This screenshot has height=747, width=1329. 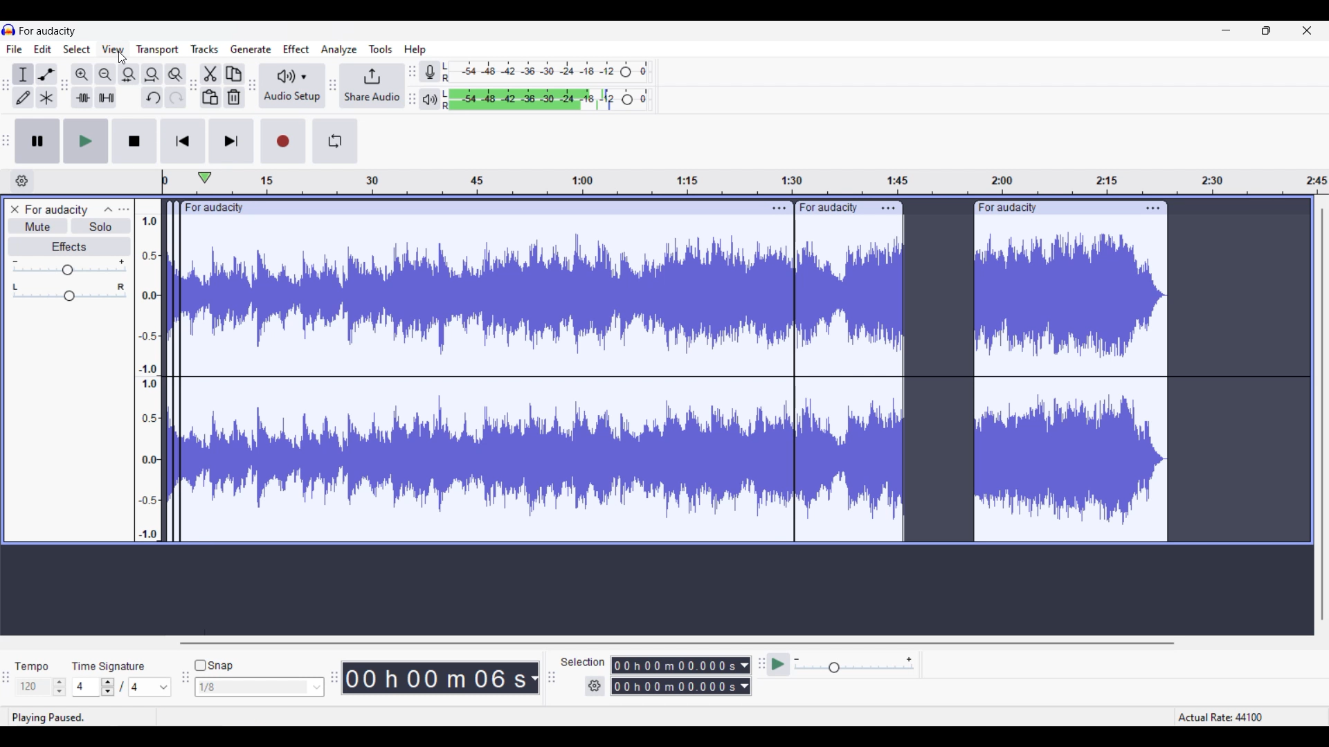 What do you see at coordinates (23, 74) in the screenshot?
I see `Selection tool` at bounding box center [23, 74].